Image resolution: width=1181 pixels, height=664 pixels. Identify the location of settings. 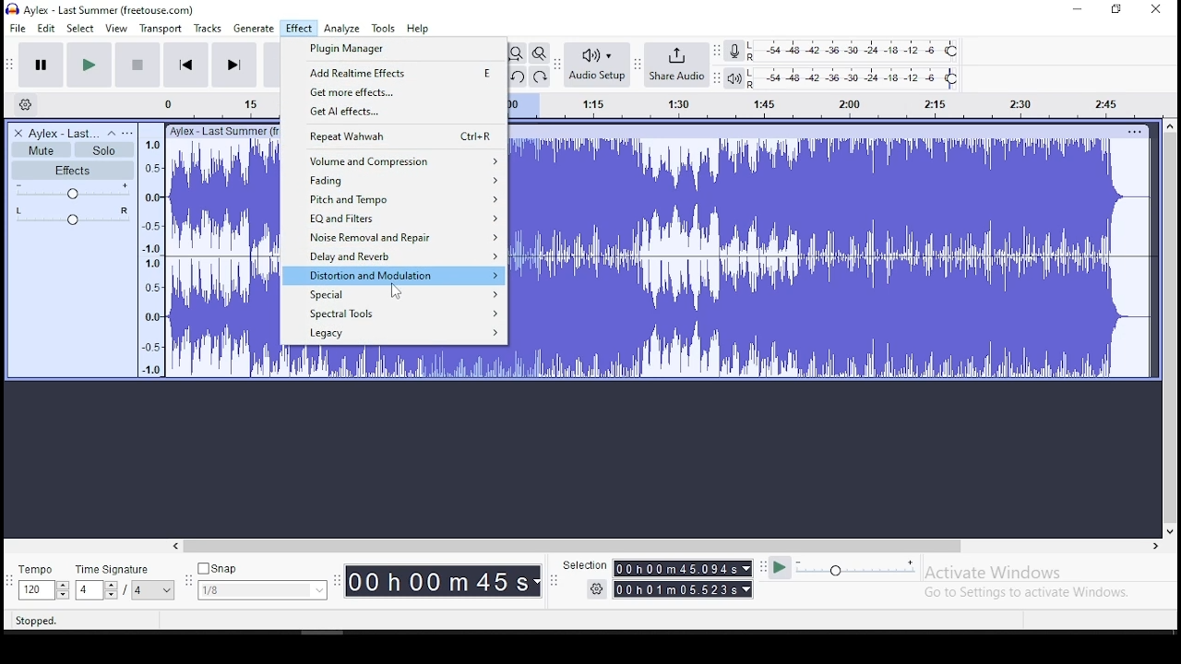
(586, 589).